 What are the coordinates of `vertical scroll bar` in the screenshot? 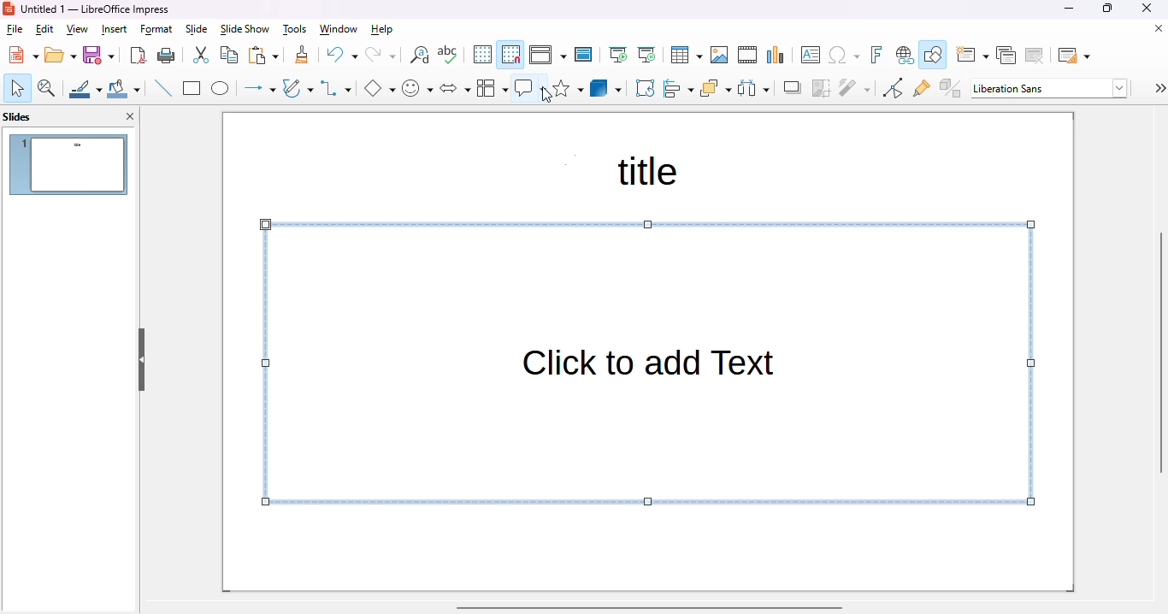 It's located at (1160, 352).